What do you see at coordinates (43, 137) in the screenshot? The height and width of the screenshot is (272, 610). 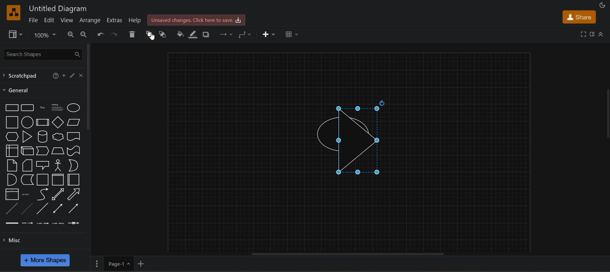 I see `cylinder` at bounding box center [43, 137].